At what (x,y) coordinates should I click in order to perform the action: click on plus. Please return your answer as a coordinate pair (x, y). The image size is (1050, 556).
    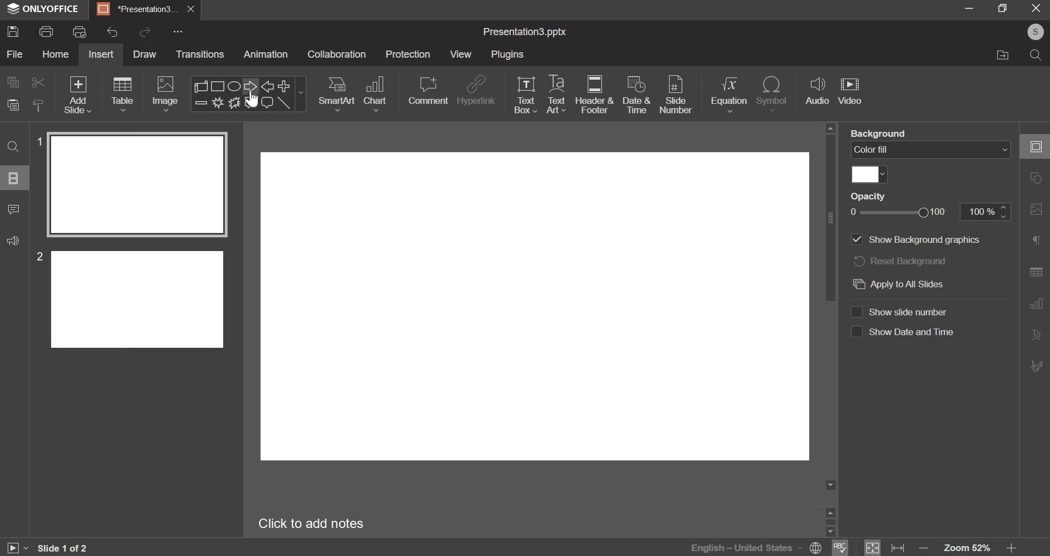
    Looking at the image, I should click on (284, 85).